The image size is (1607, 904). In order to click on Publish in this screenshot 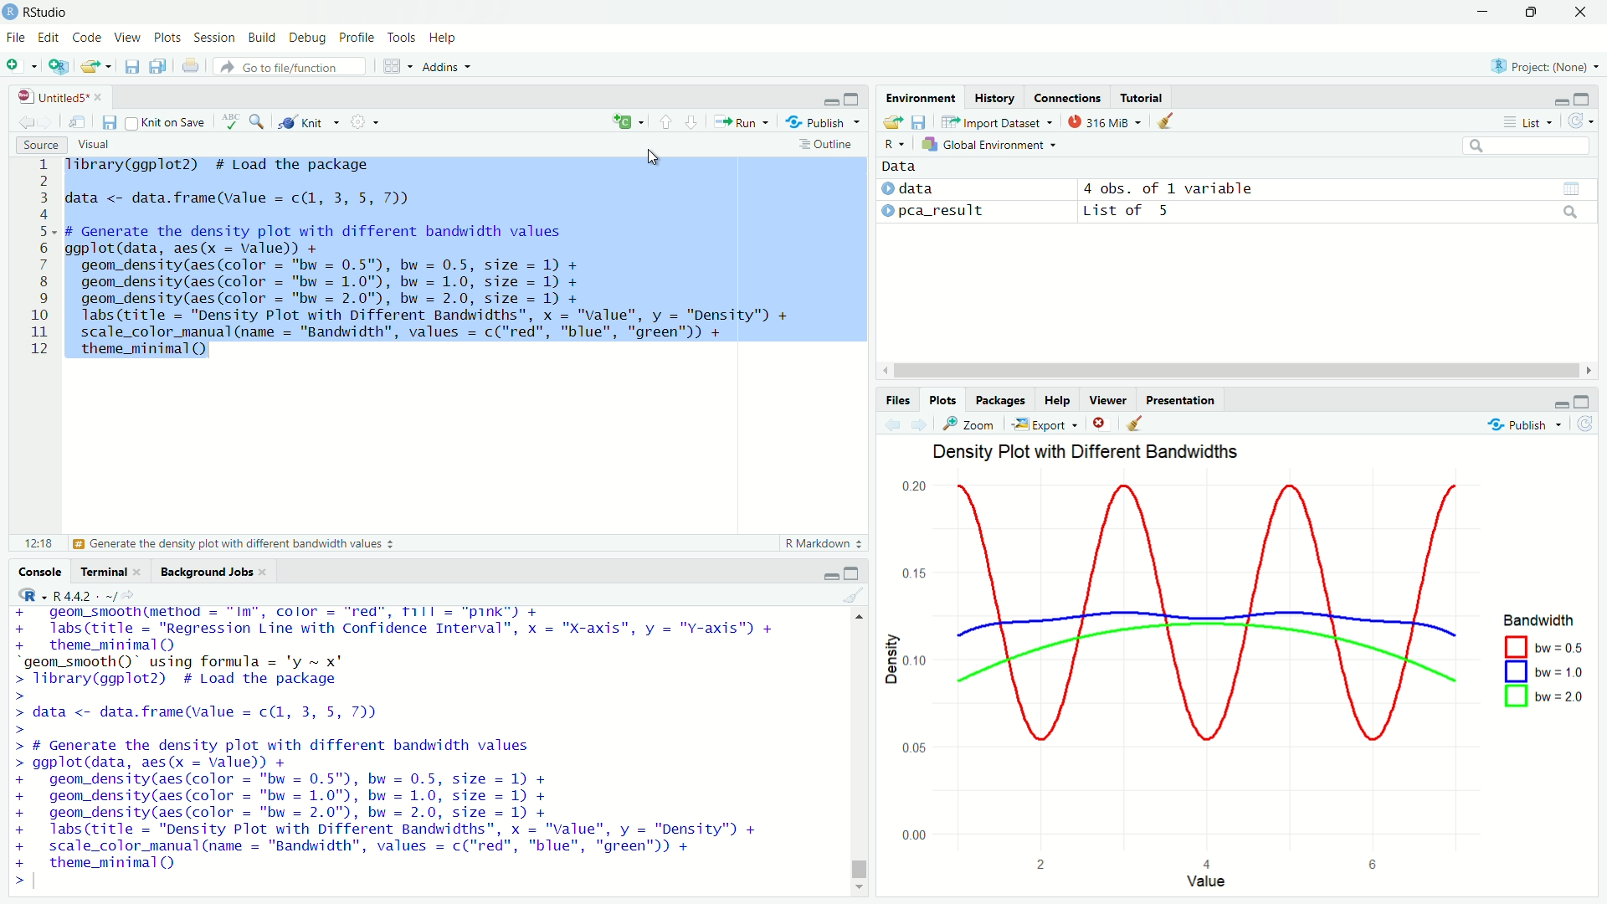, I will do `click(1525, 425)`.